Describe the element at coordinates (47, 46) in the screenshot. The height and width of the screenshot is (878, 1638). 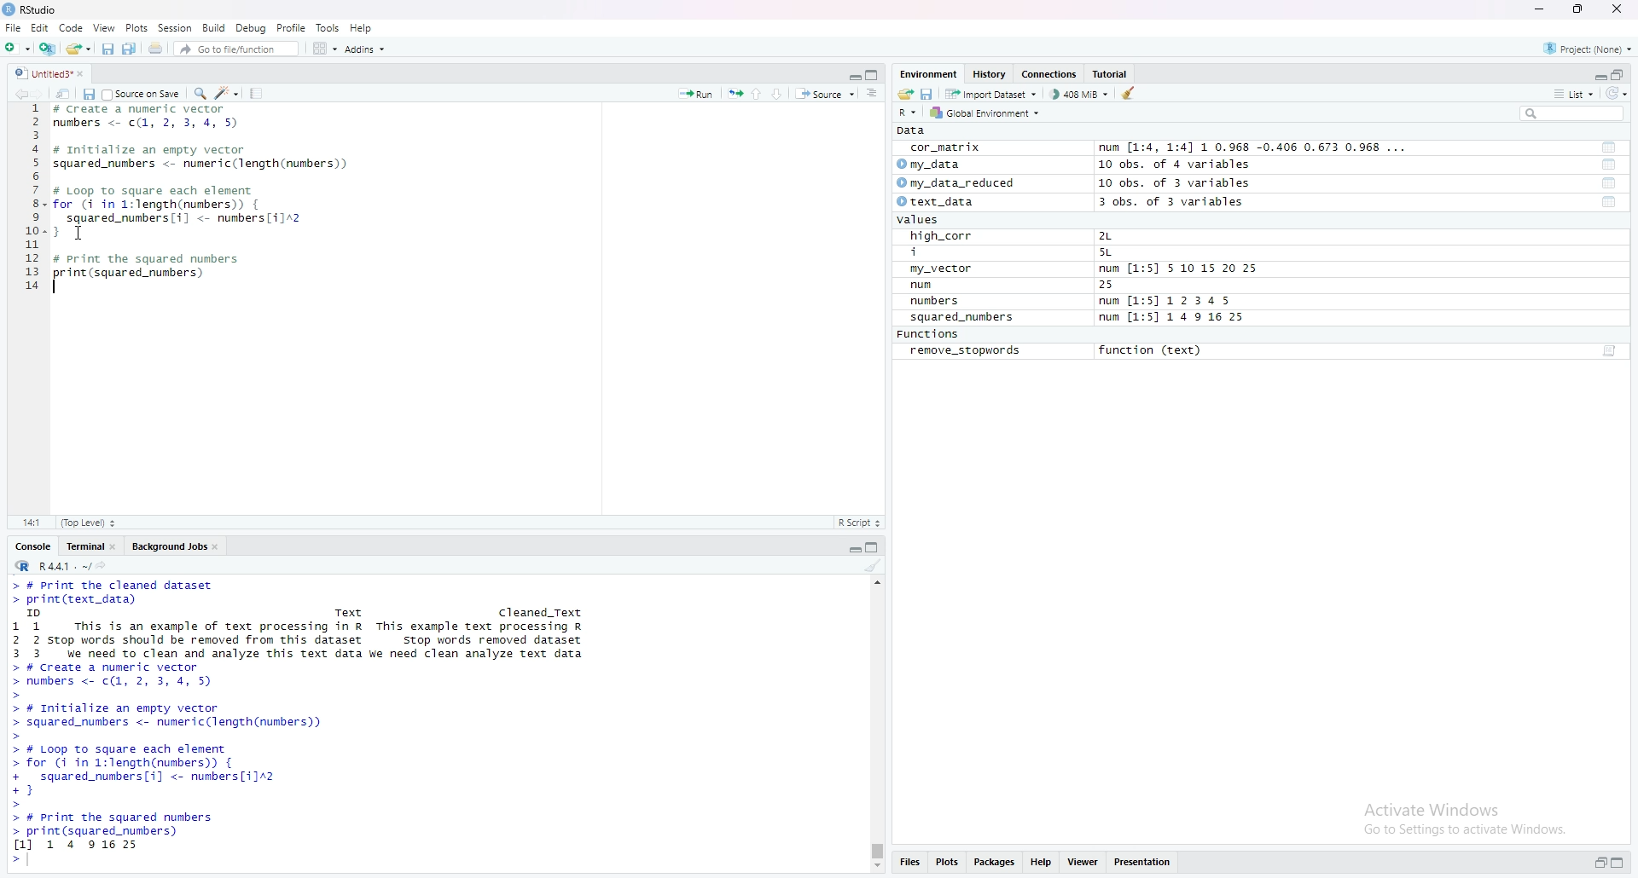
I see `Create a Project` at that location.